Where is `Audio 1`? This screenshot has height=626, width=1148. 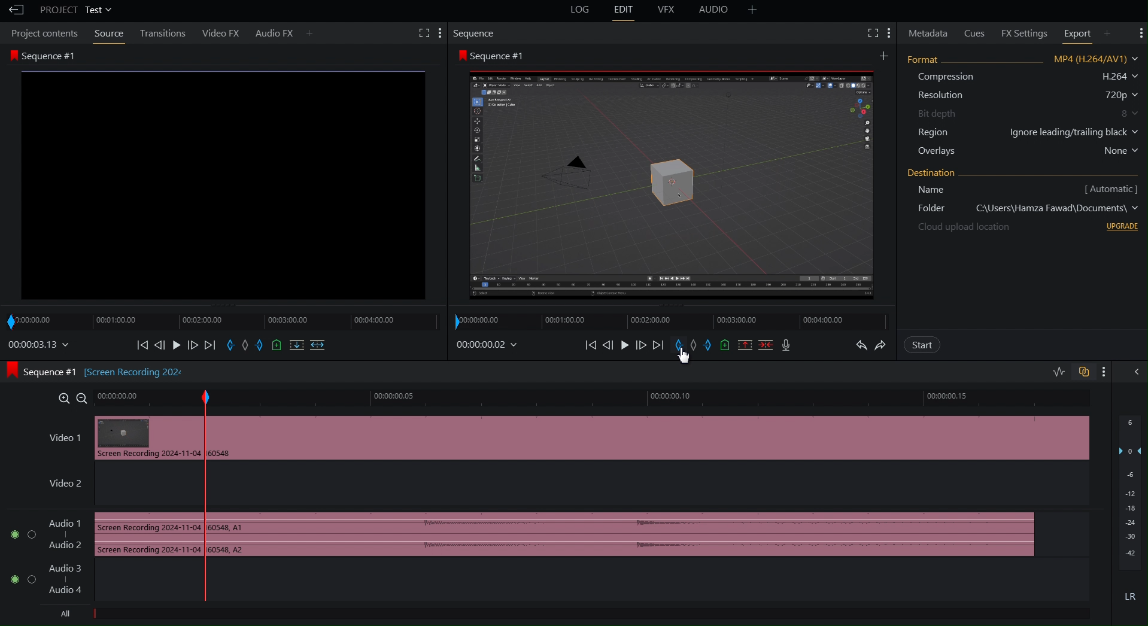 Audio 1 is located at coordinates (43, 534).